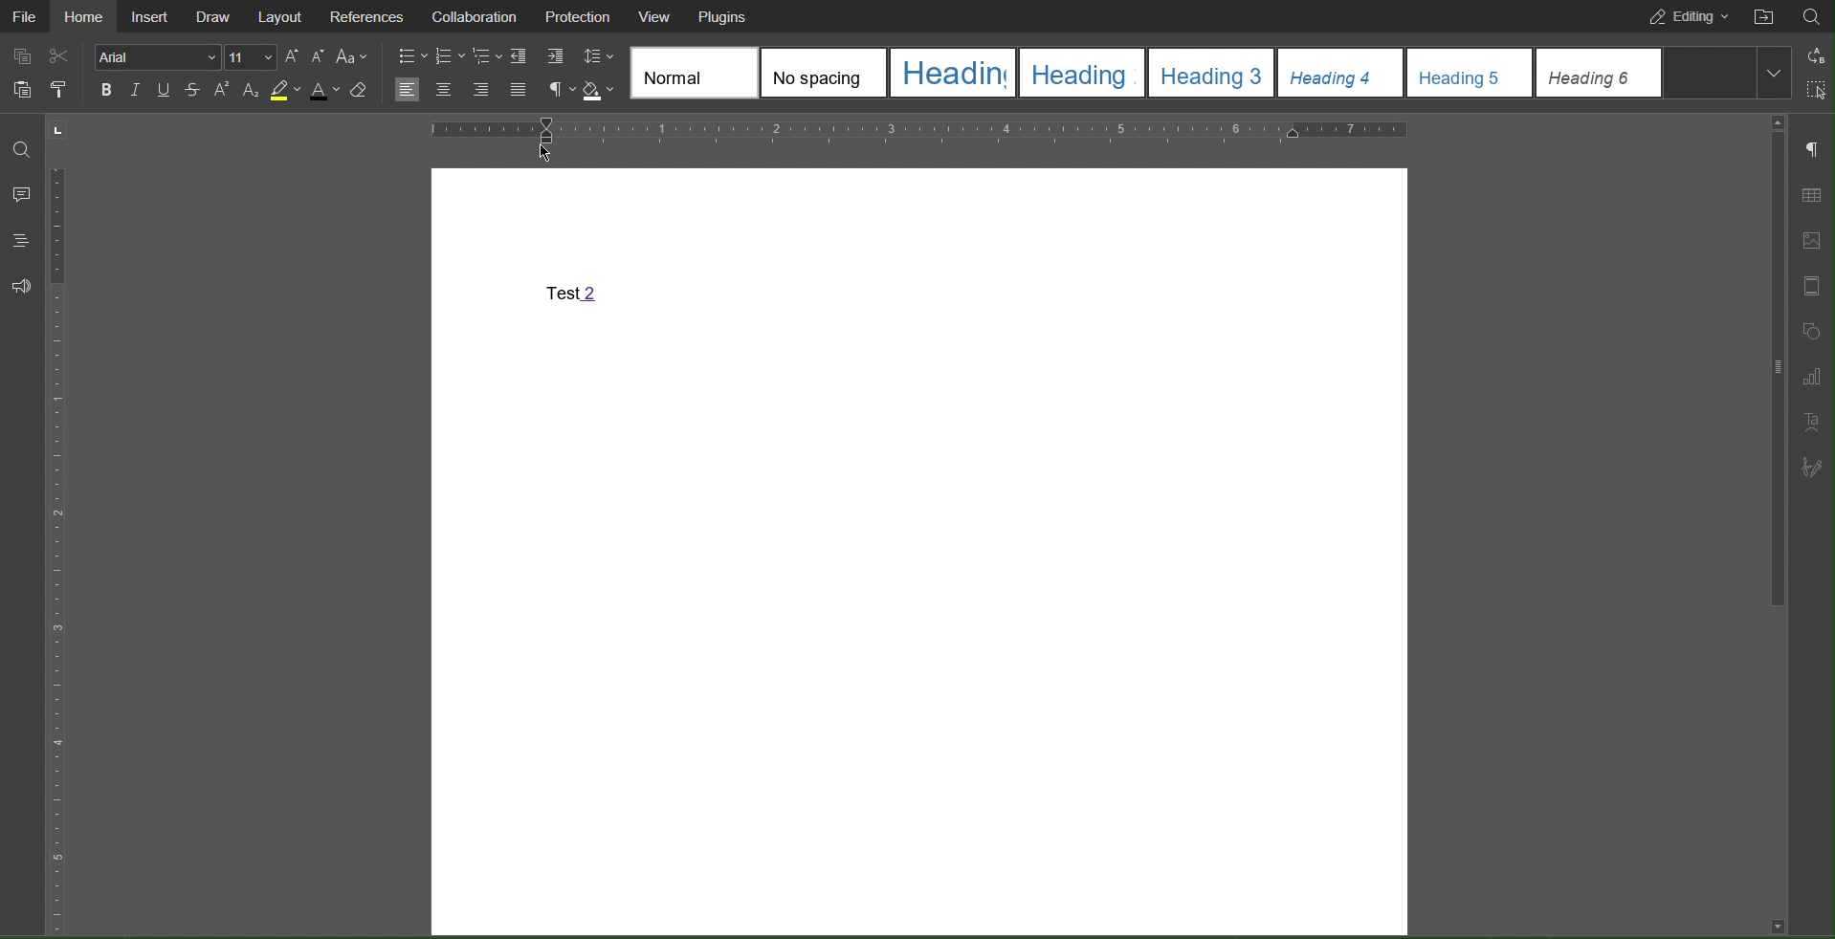  What do you see at coordinates (321, 55) in the screenshot?
I see `Decrease` at bounding box center [321, 55].